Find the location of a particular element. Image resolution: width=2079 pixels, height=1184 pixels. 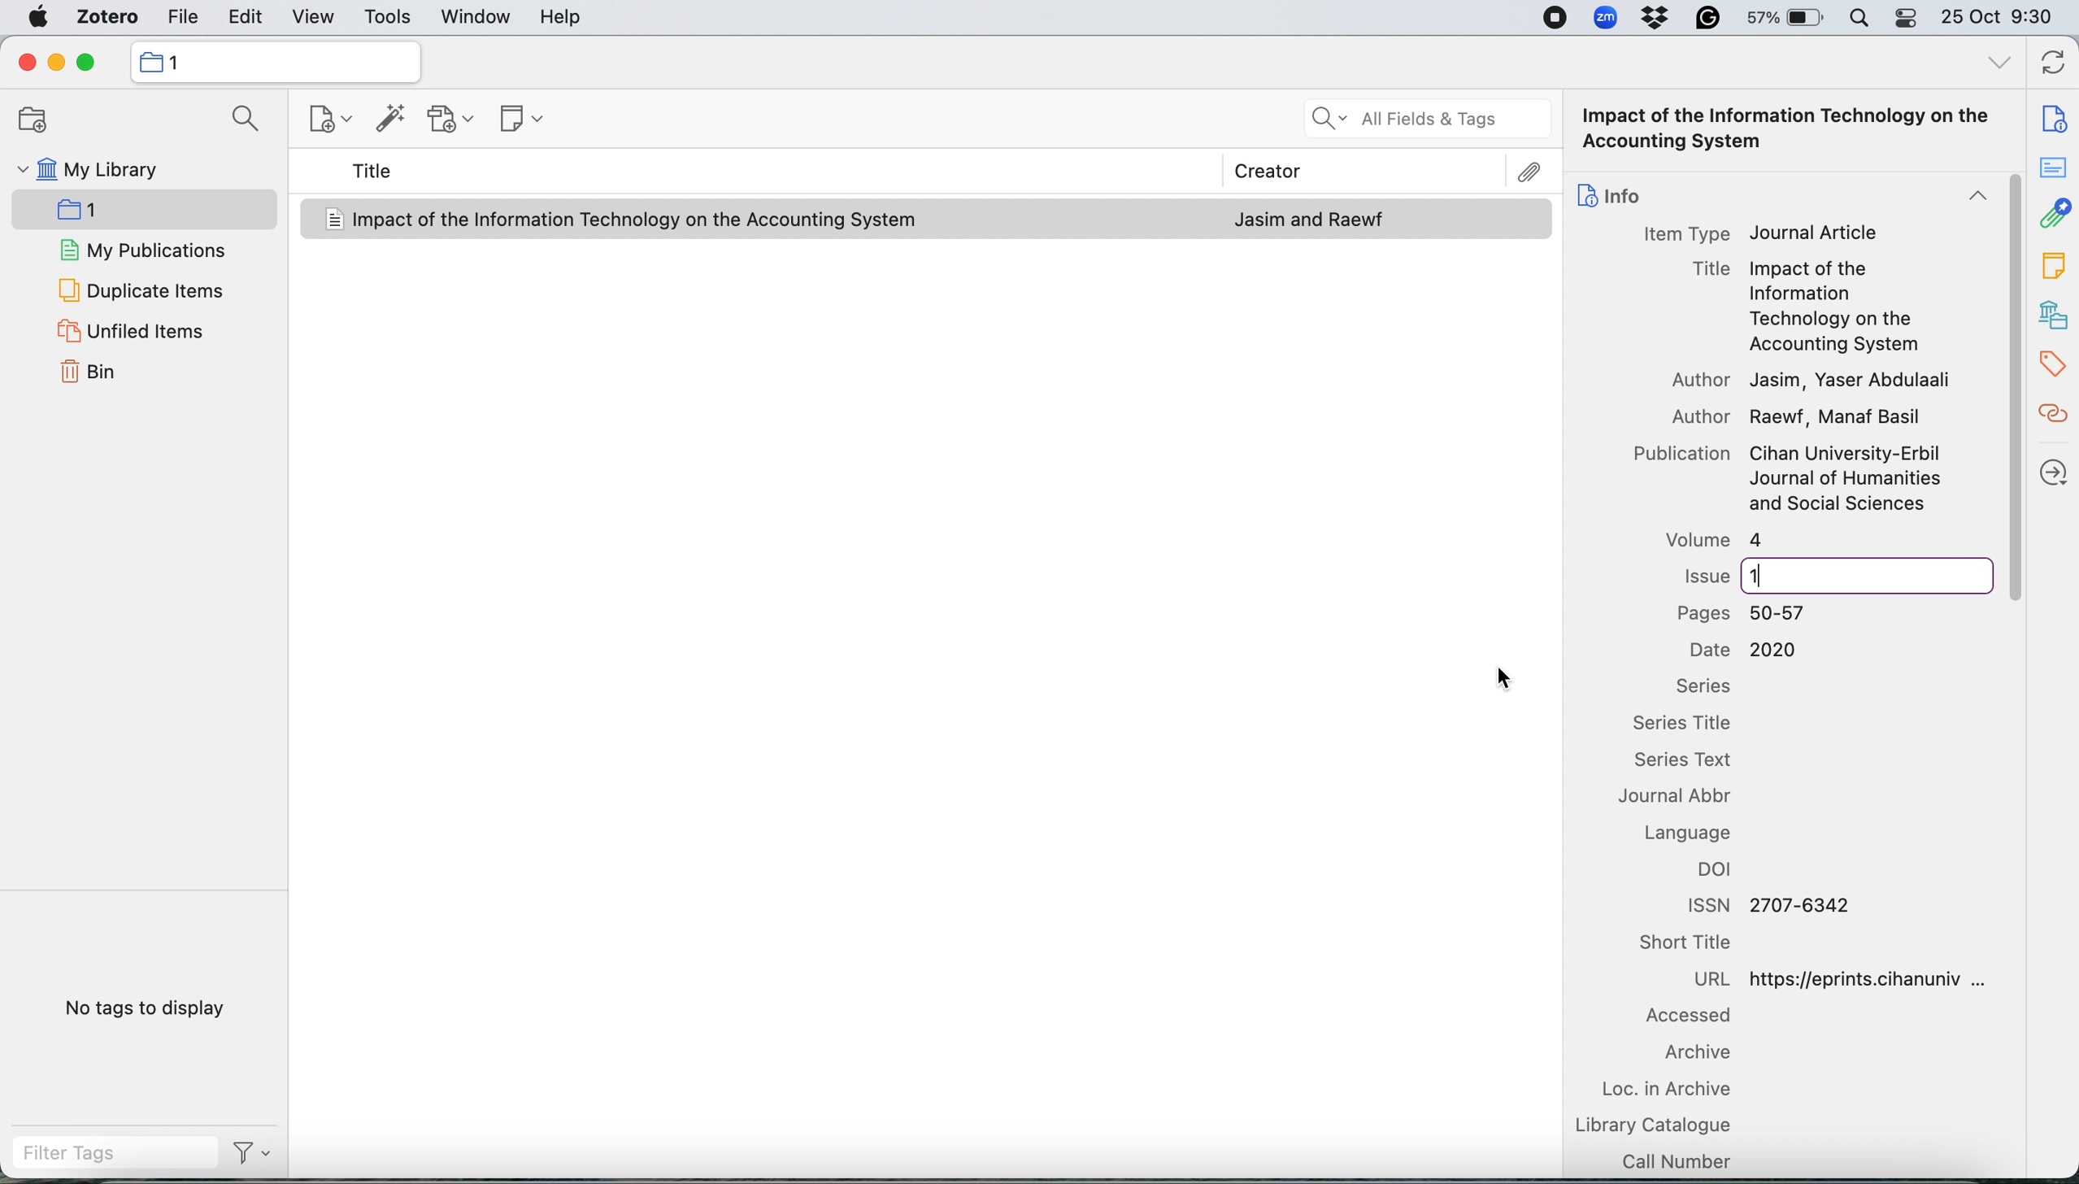

creator is located at coordinates (1503, 172).